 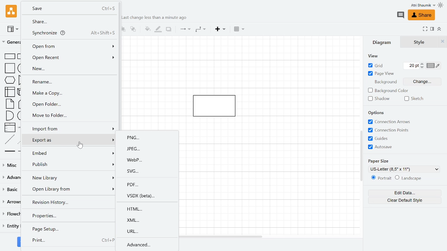 I want to click on Shadow, so click(x=169, y=29).